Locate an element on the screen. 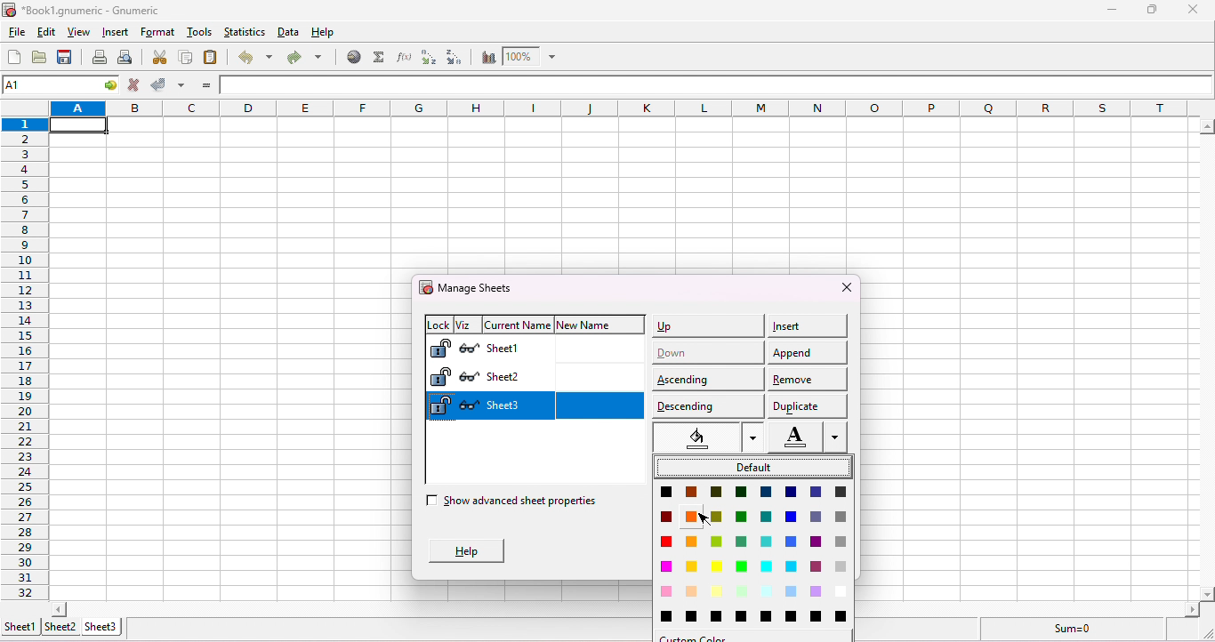  sort ascending order is located at coordinates (426, 56).